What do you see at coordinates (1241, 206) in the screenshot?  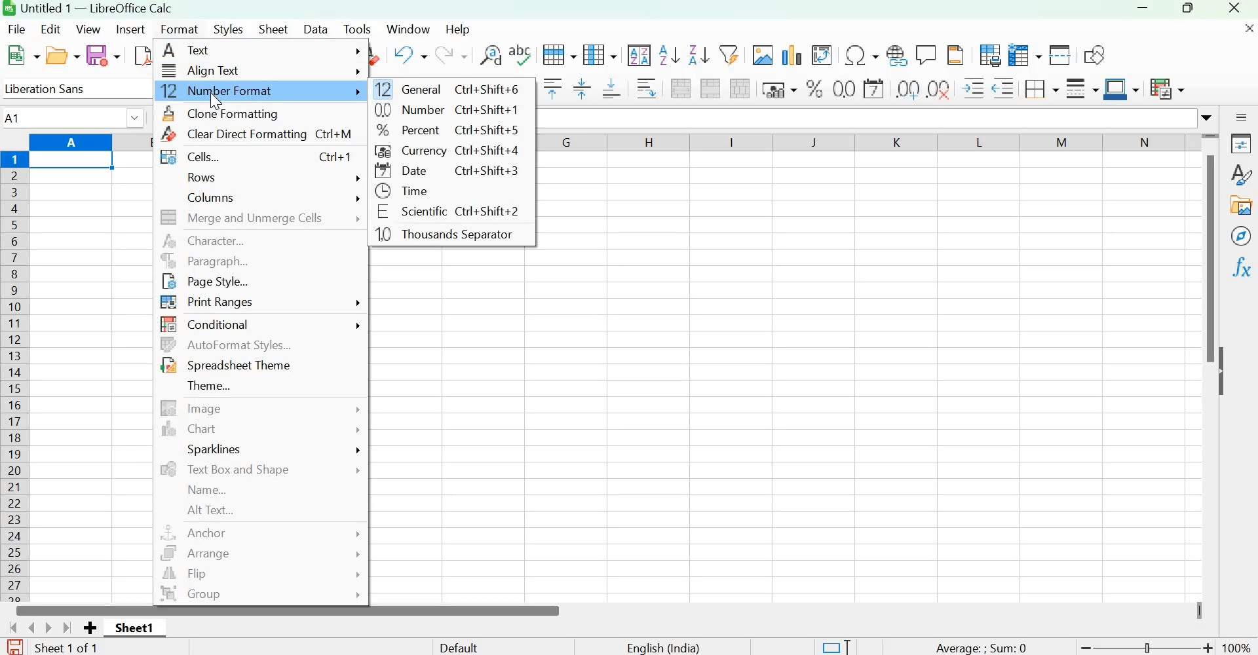 I see `Gallery` at bounding box center [1241, 206].